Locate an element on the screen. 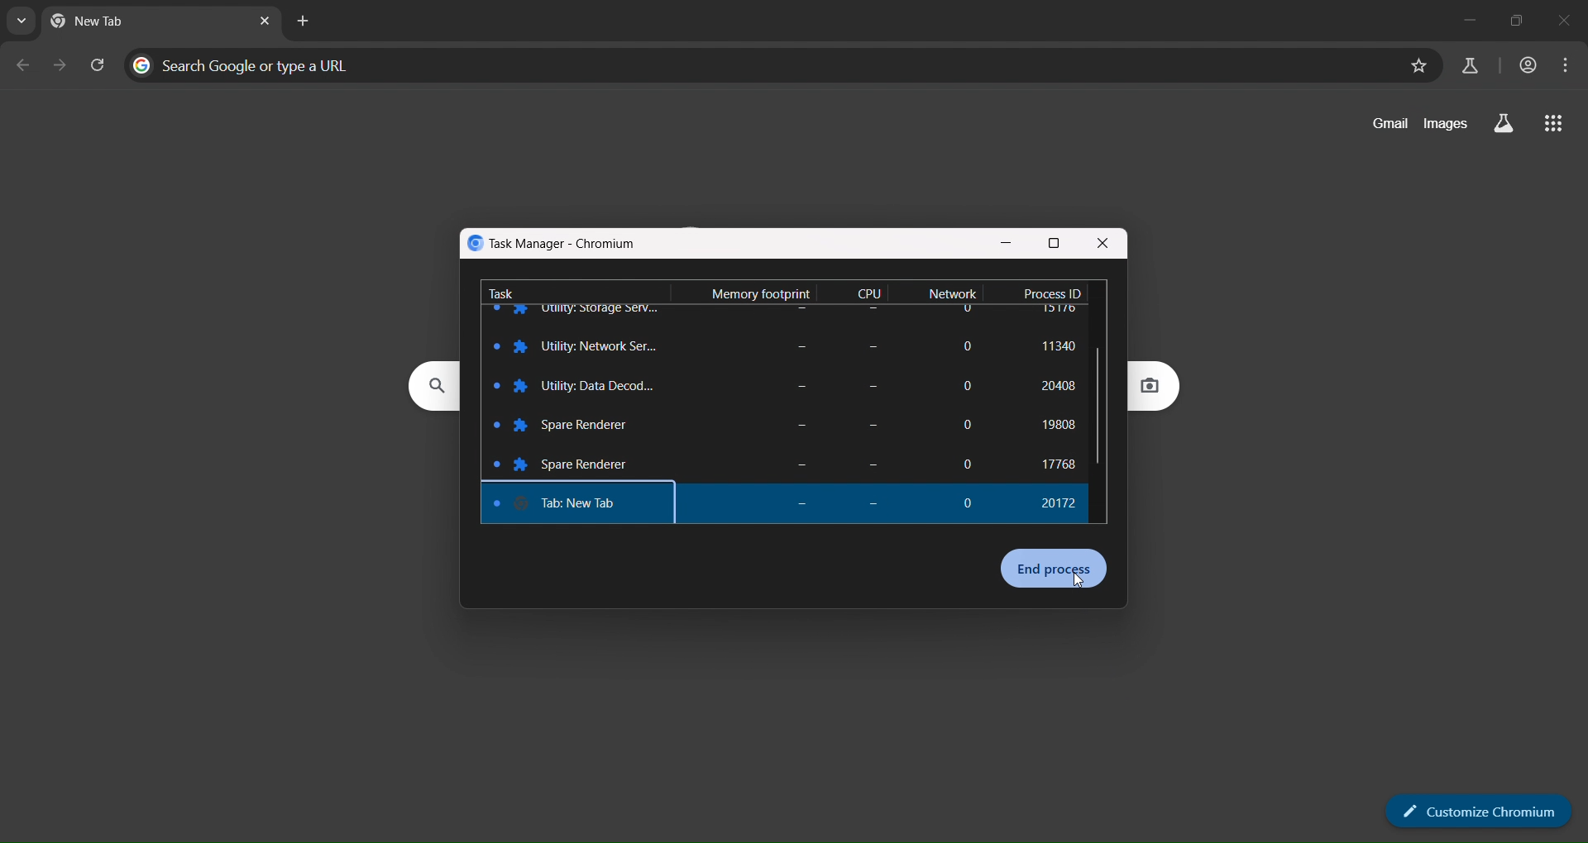 The height and width of the screenshot is (843, 1588). reload page is located at coordinates (100, 64).